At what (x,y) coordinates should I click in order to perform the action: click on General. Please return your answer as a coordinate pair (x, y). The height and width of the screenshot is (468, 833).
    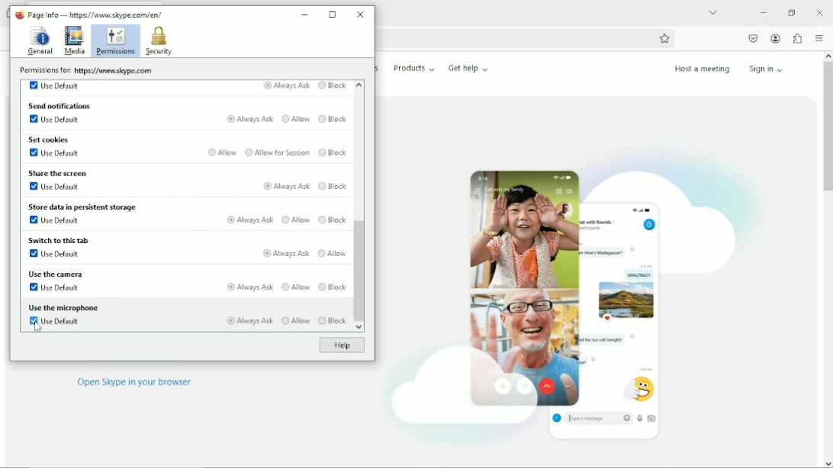
    Looking at the image, I should click on (39, 41).